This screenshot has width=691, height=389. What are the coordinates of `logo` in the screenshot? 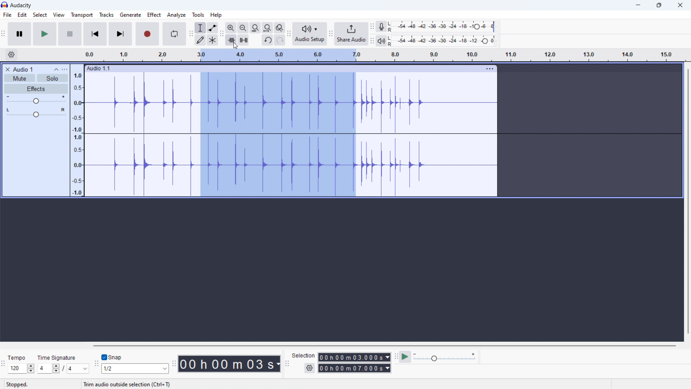 It's located at (4, 5).